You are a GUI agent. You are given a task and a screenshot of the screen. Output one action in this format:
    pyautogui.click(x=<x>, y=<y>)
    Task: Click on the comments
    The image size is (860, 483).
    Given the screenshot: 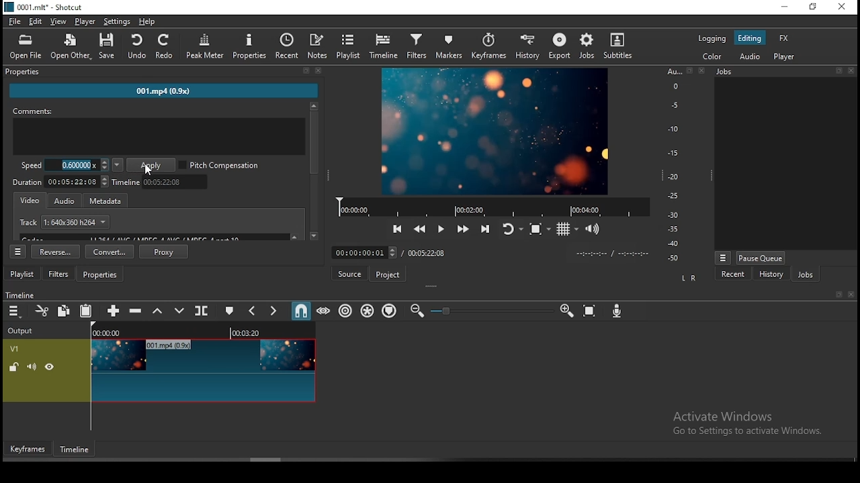 What is the action you would take?
    pyautogui.click(x=158, y=111)
    